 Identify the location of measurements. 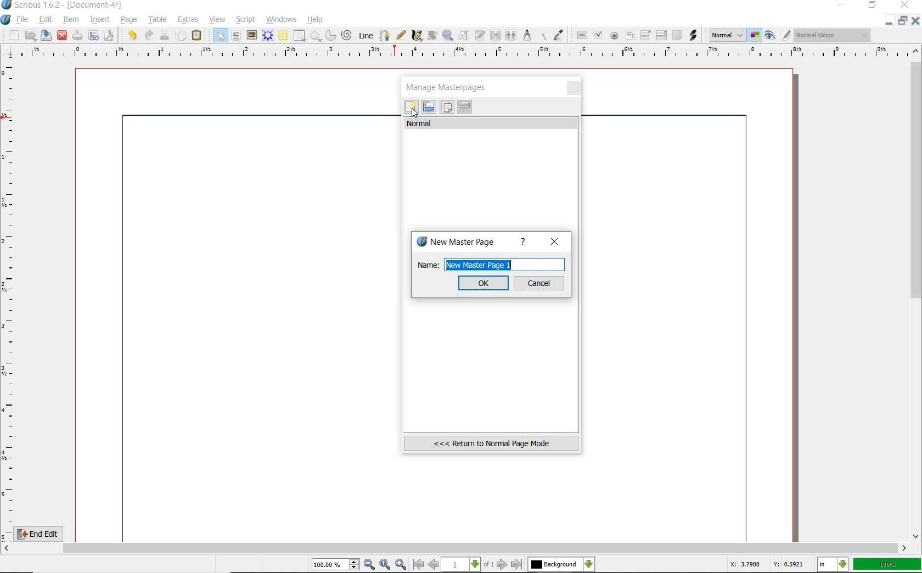
(527, 36).